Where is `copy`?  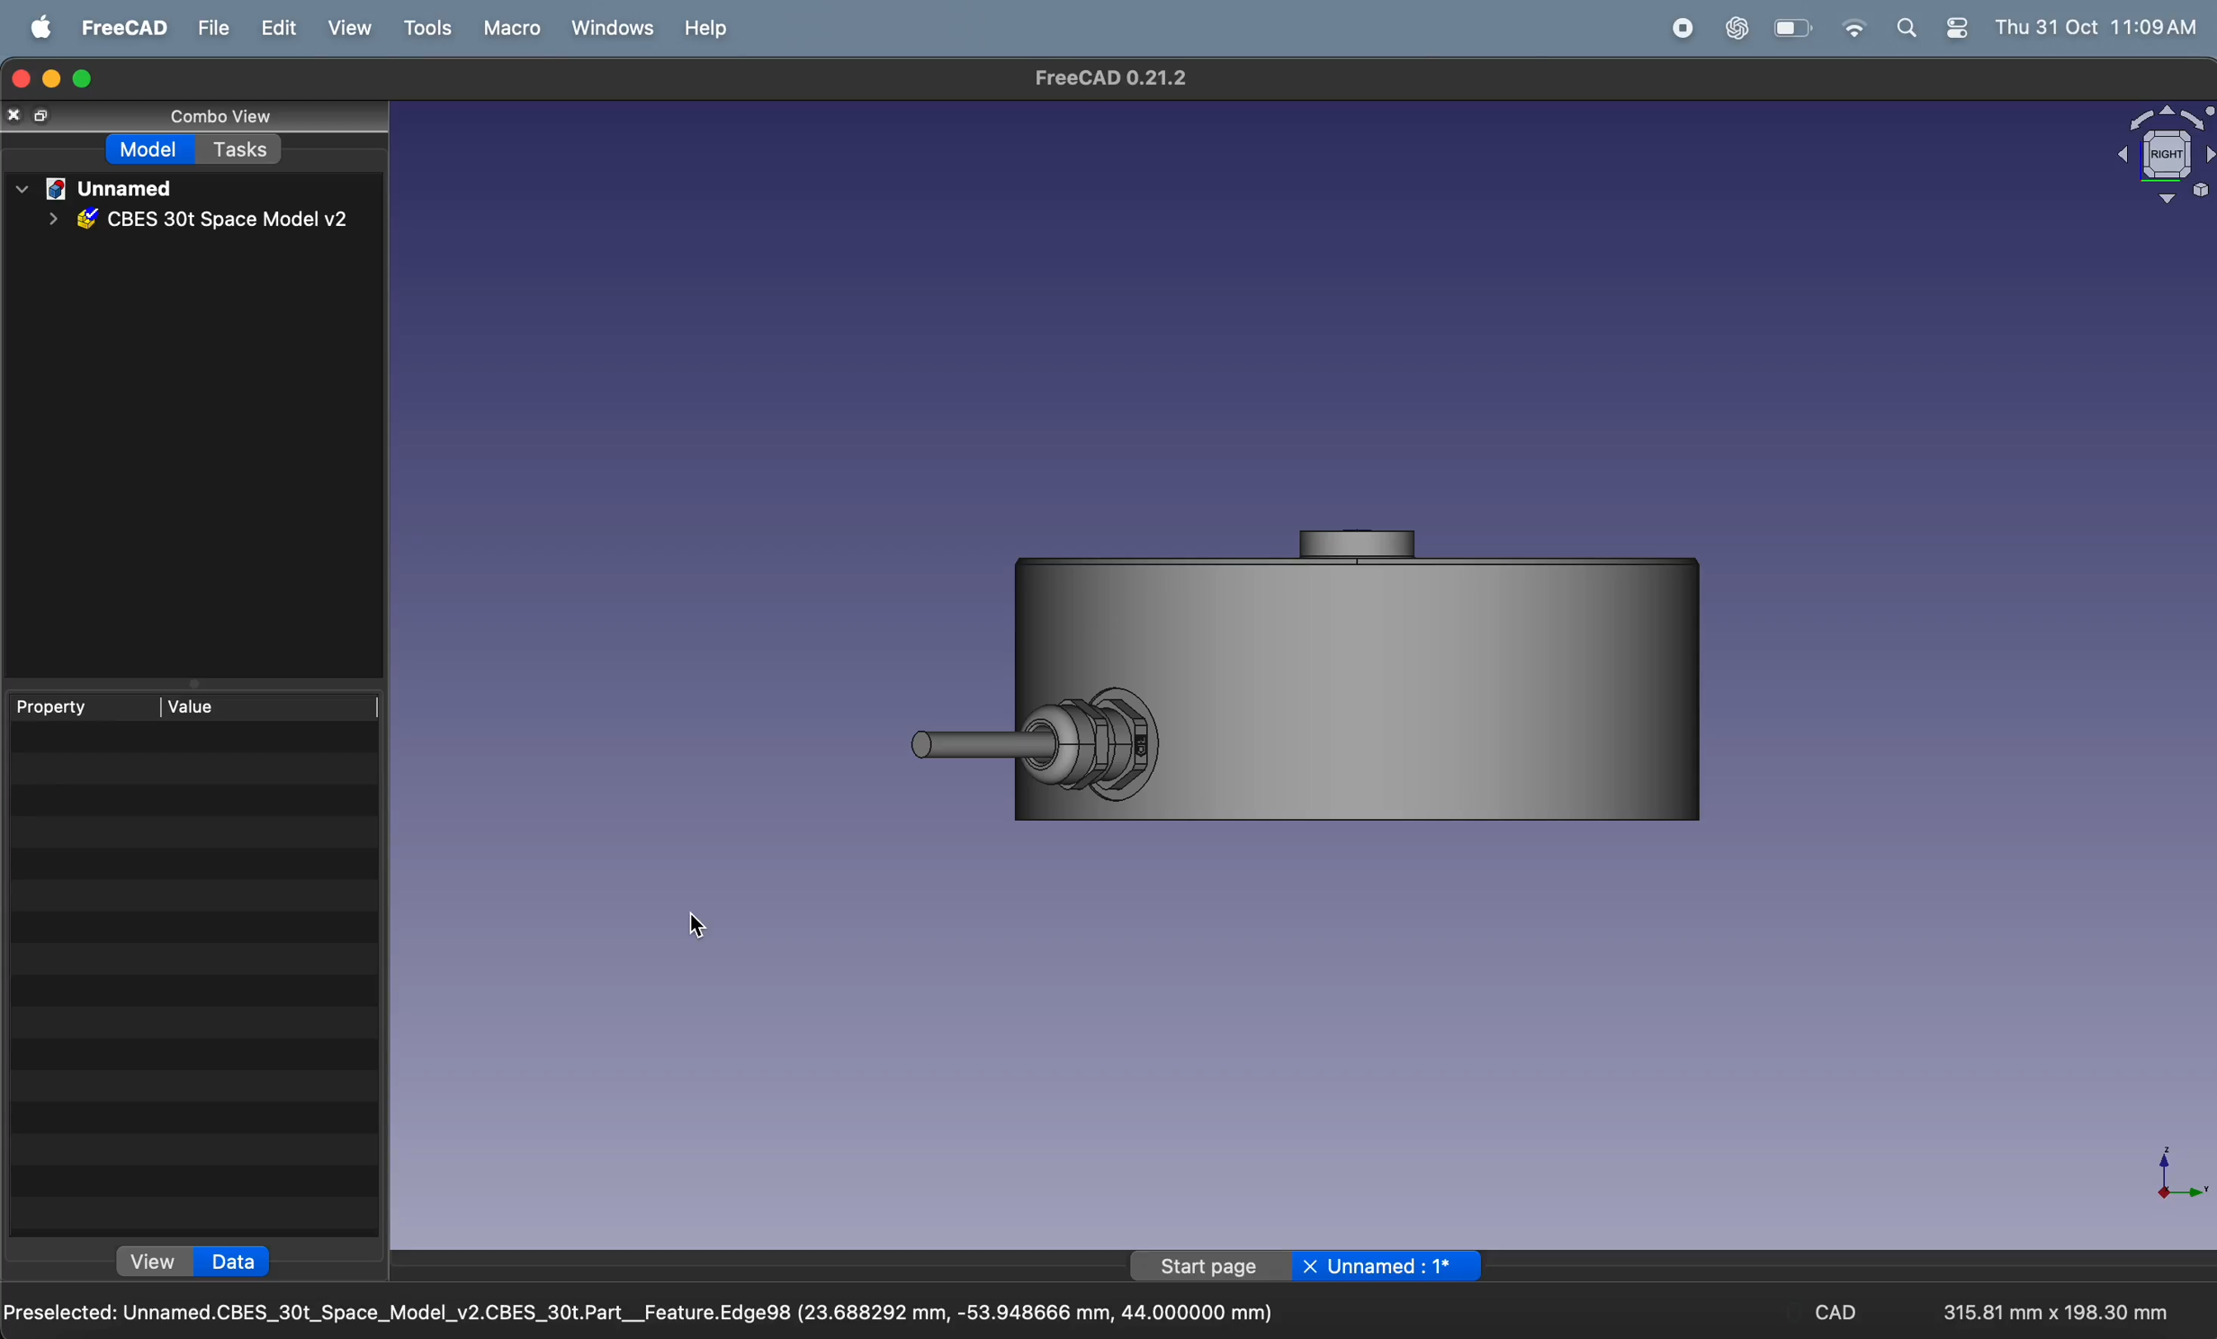 copy is located at coordinates (46, 117).